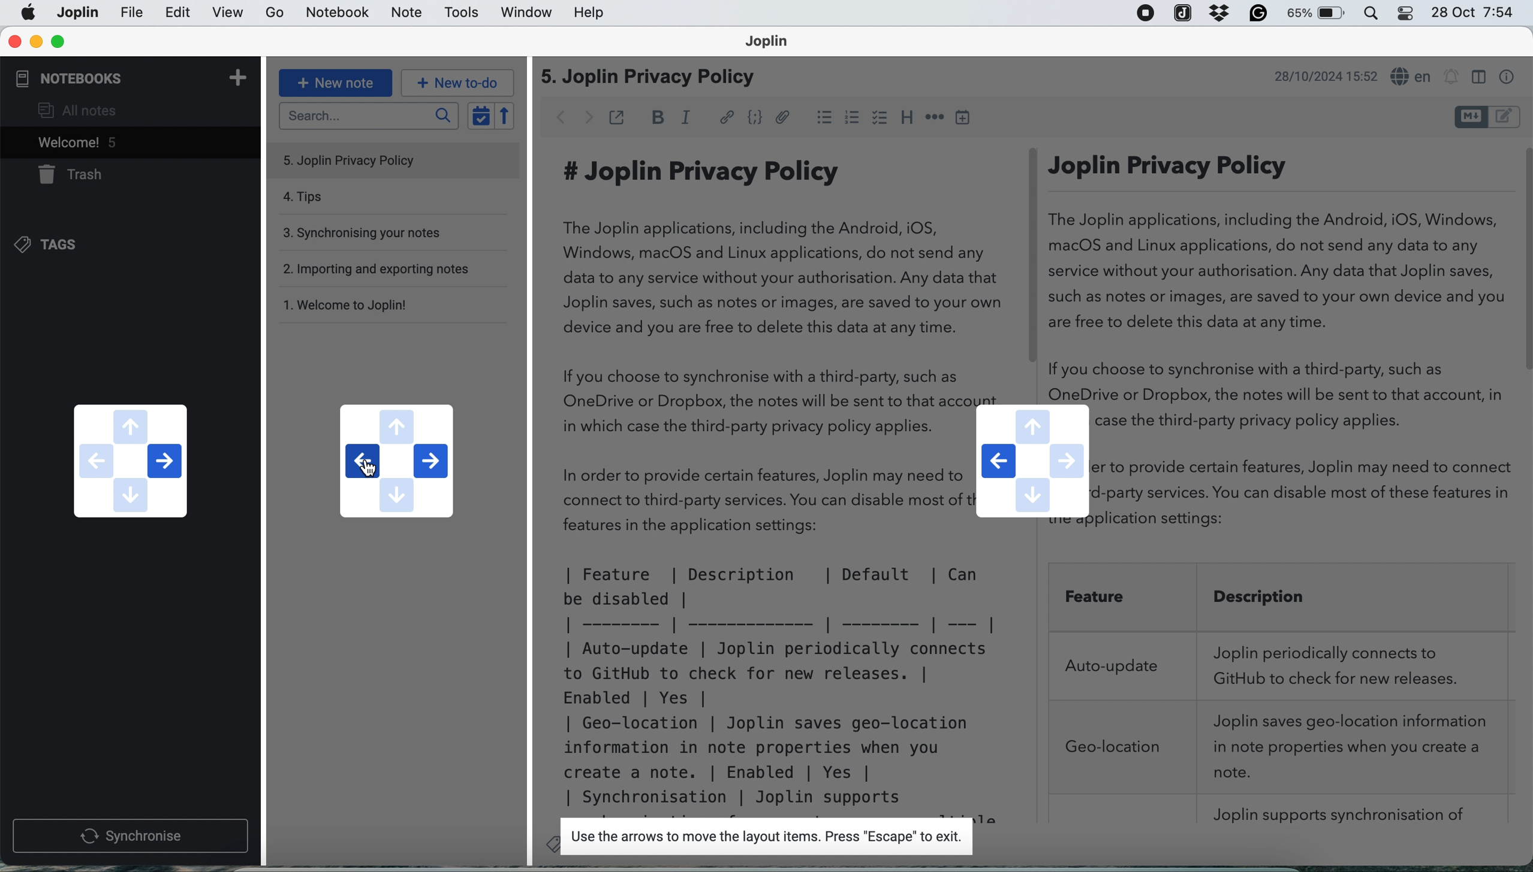 This screenshot has height=872, width=1533. Describe the element at coordinates (1145, 14) in the screenshot. I see `screen recorder` at that location.